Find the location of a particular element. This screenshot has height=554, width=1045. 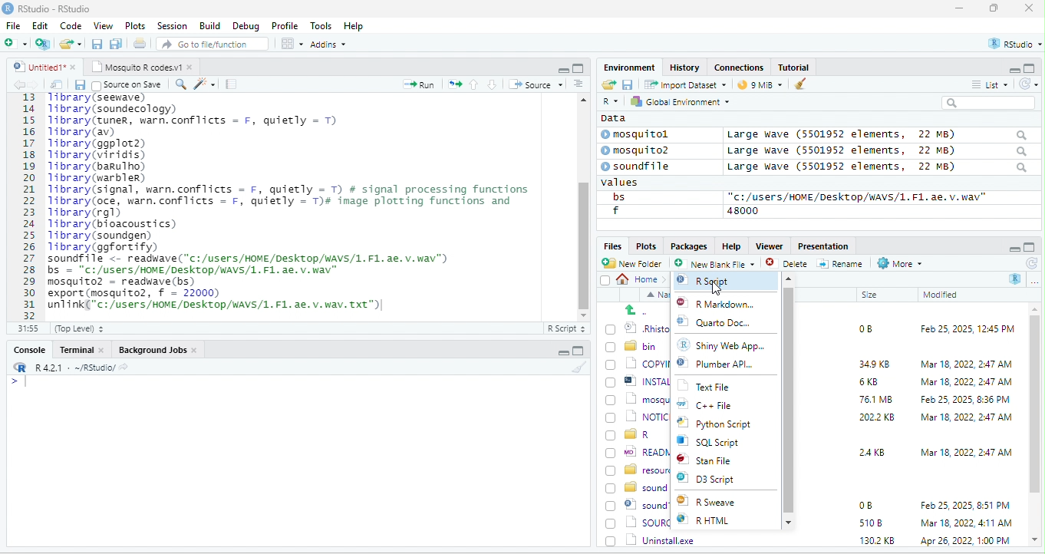

© mosquito? is located at coordinates (640, 149).